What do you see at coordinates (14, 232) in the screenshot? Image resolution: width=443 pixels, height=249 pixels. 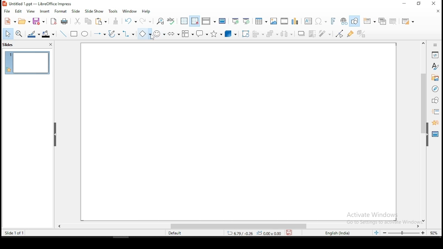 I see `slide 1 of 1` at bounding box center [14, 232].